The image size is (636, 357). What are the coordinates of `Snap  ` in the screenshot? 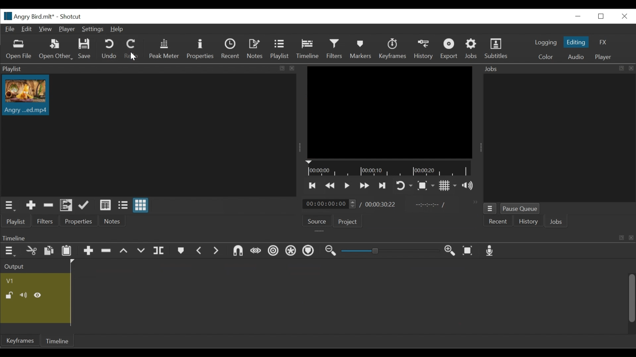 It's located at (238, 252).